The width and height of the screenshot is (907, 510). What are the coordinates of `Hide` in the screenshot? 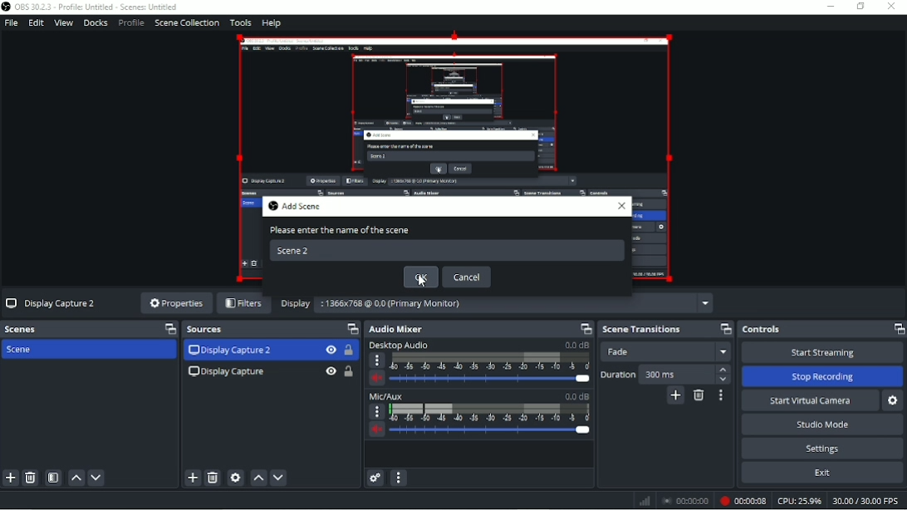 It's located at (331, 350).